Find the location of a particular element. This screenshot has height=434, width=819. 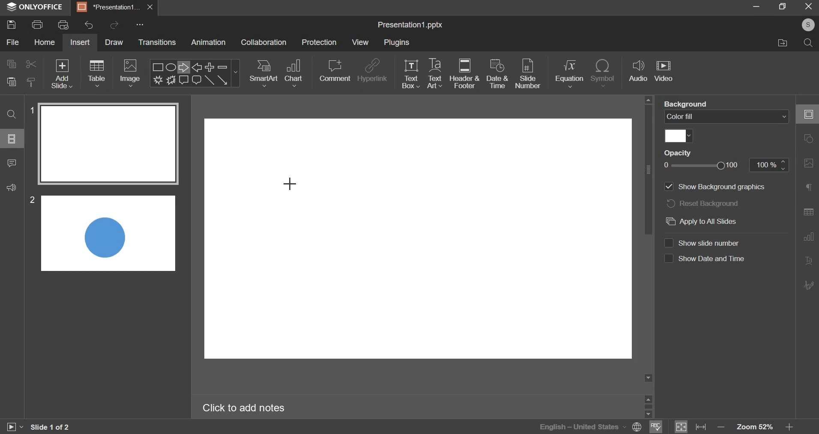

hyperlink is located at coordinates (372, 71).